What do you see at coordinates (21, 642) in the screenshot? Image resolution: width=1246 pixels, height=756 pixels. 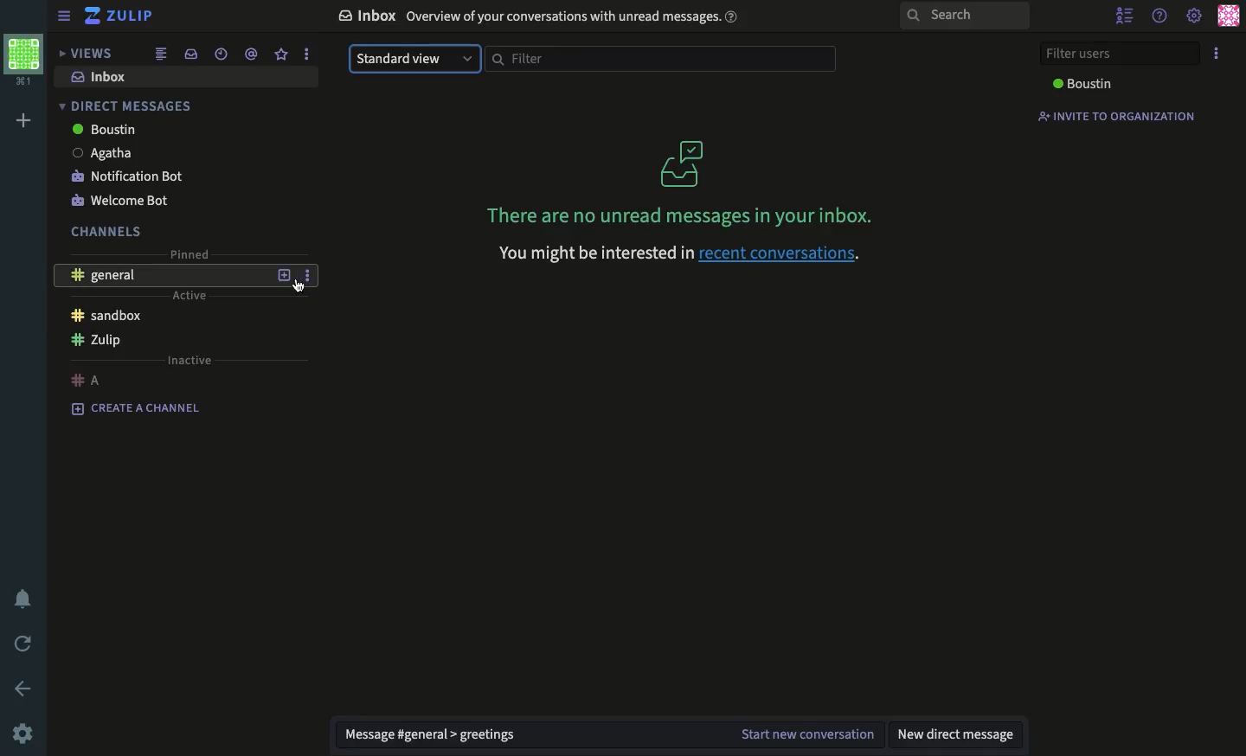 I see `refresh` at bounding box center [21, 642].